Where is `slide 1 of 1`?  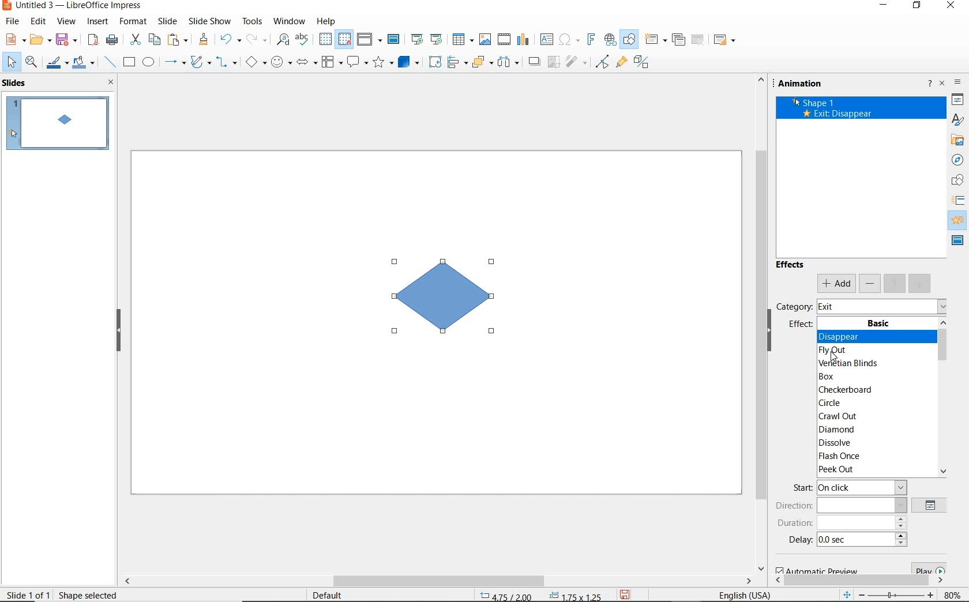 slide 1 of 1 is located at coordinates (28, 594).